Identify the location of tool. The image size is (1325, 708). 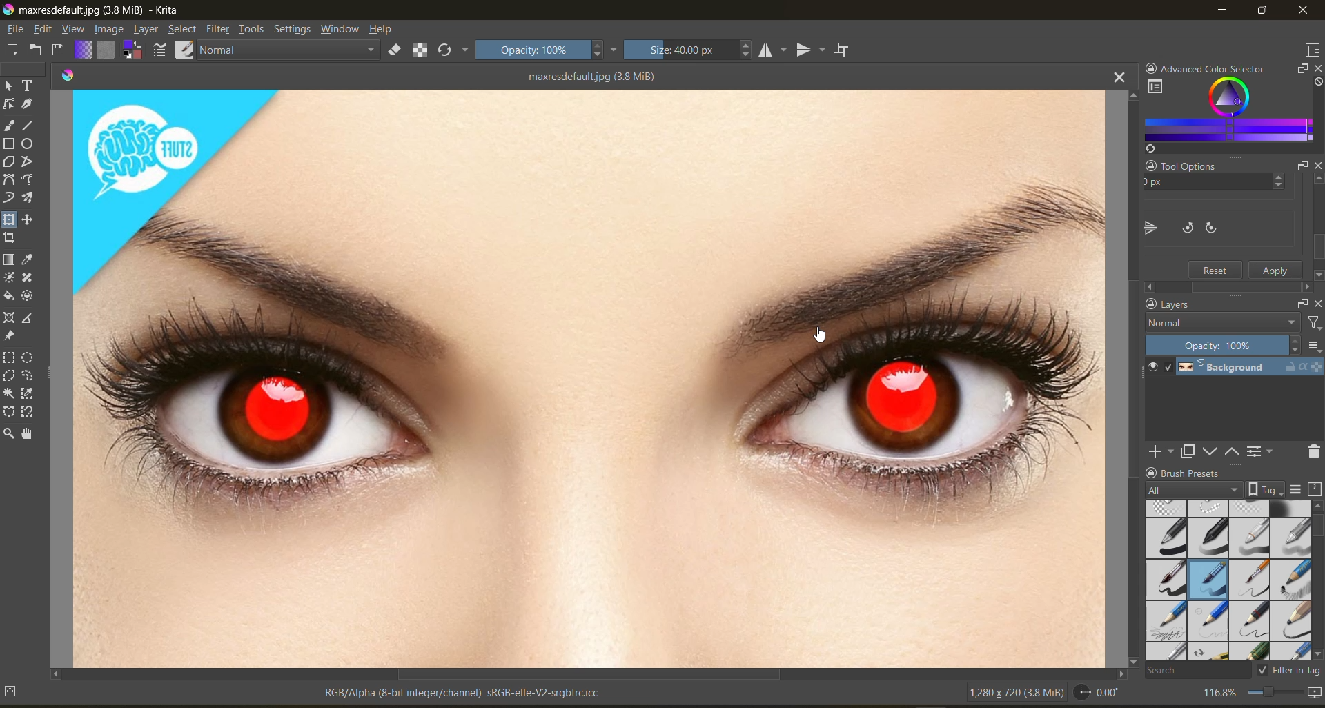
(28, 198).